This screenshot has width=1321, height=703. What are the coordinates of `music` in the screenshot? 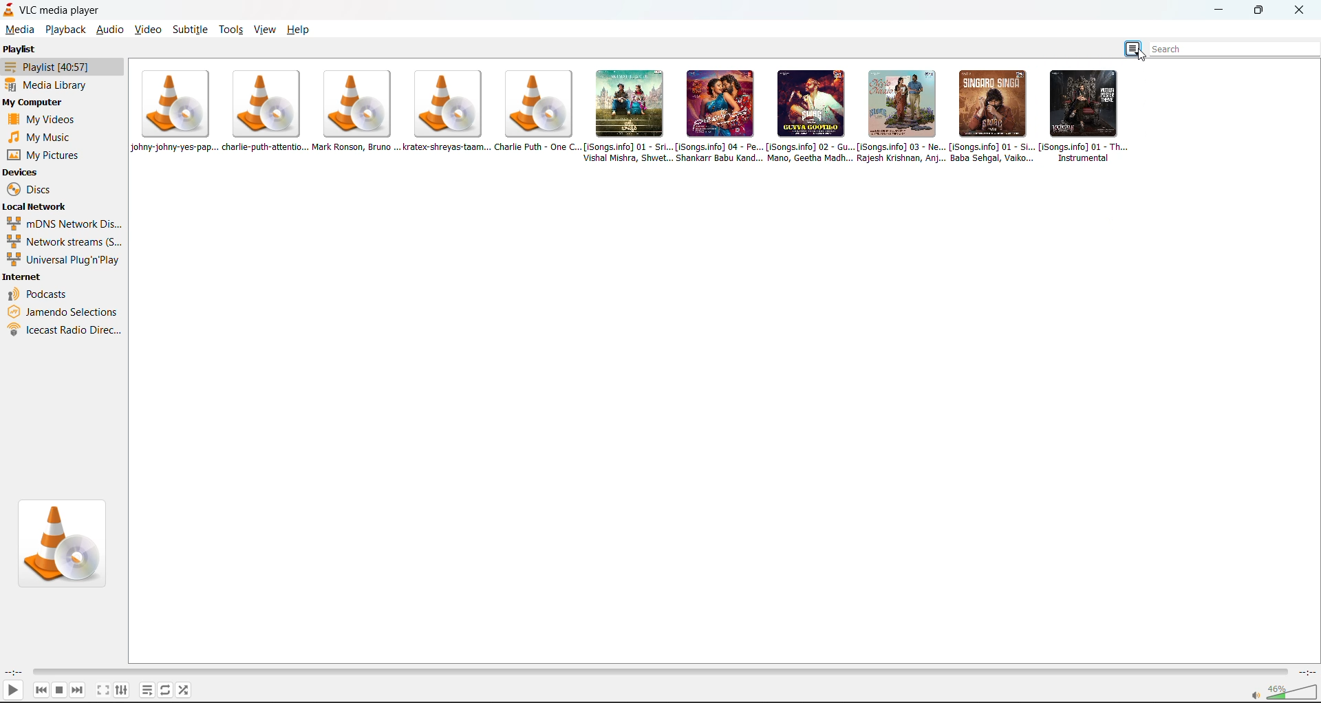 It's located at (47, 138).